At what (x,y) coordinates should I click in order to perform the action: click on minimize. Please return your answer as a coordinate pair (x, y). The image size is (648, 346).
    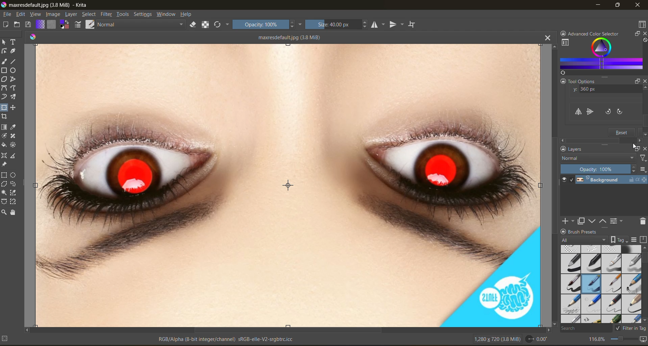
    Looking at the image, I should click on (596, 6).